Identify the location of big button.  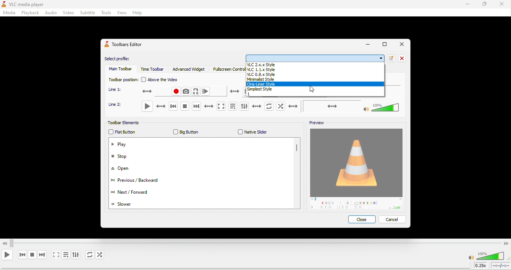
(187, 131).